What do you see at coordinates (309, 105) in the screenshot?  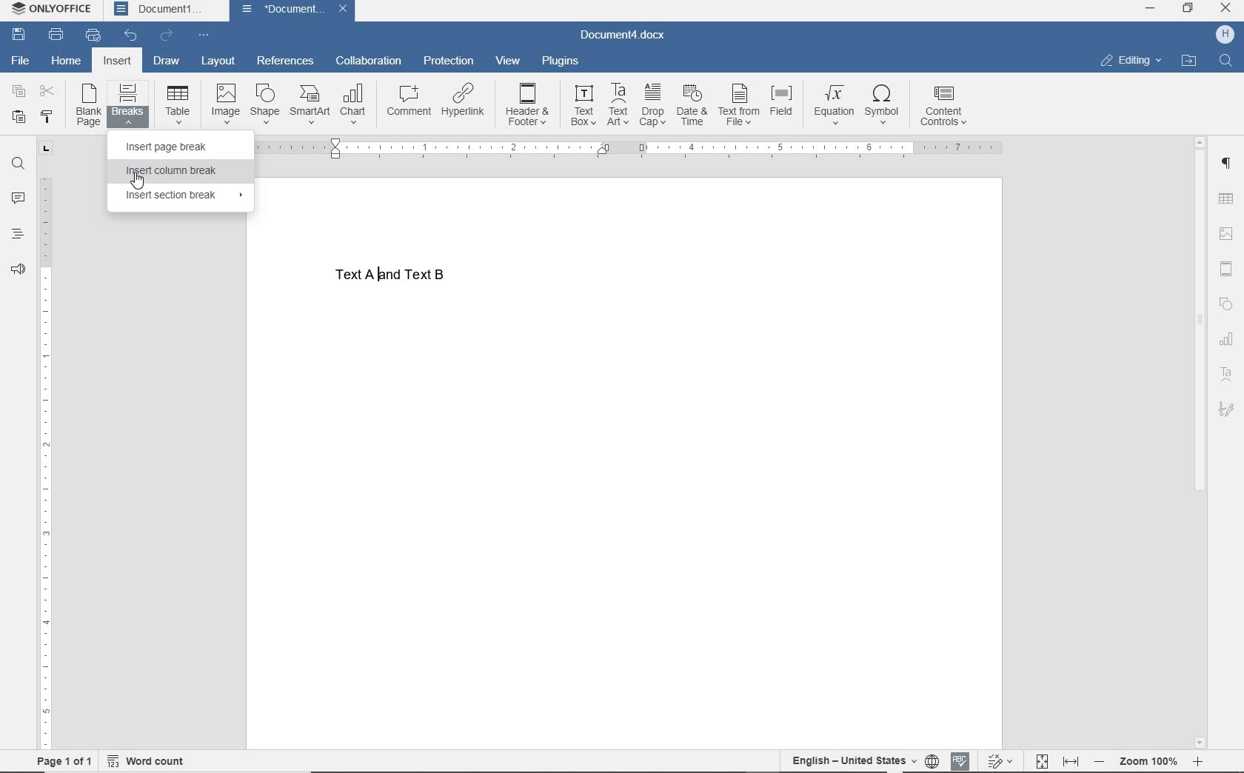 I see `SMART ART` at bounding box center [309, 105].